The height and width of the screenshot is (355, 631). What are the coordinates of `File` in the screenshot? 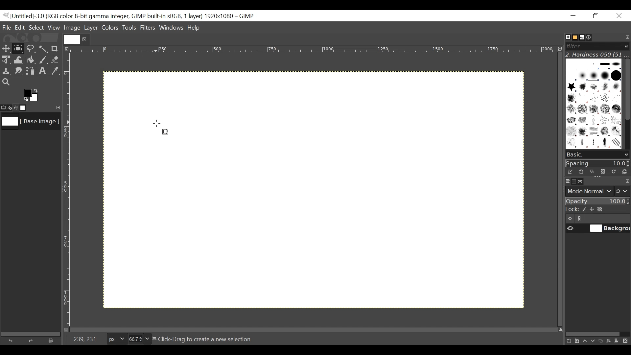 It's located at (7, 27).